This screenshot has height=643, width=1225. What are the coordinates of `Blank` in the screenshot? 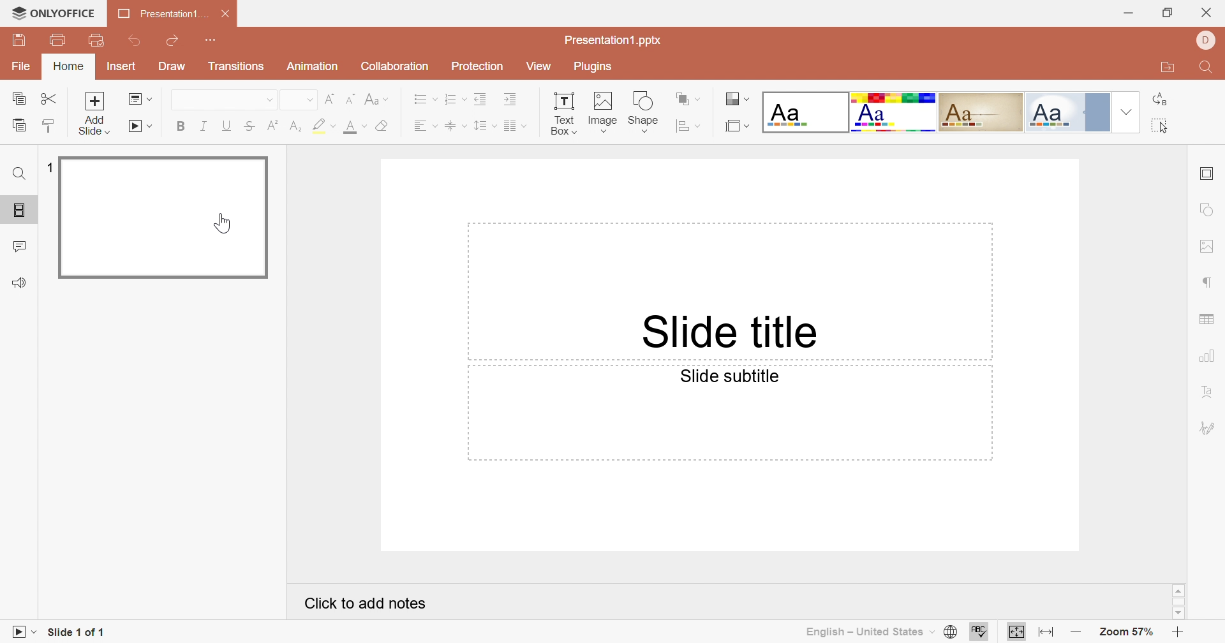 It's located at (805, 111).